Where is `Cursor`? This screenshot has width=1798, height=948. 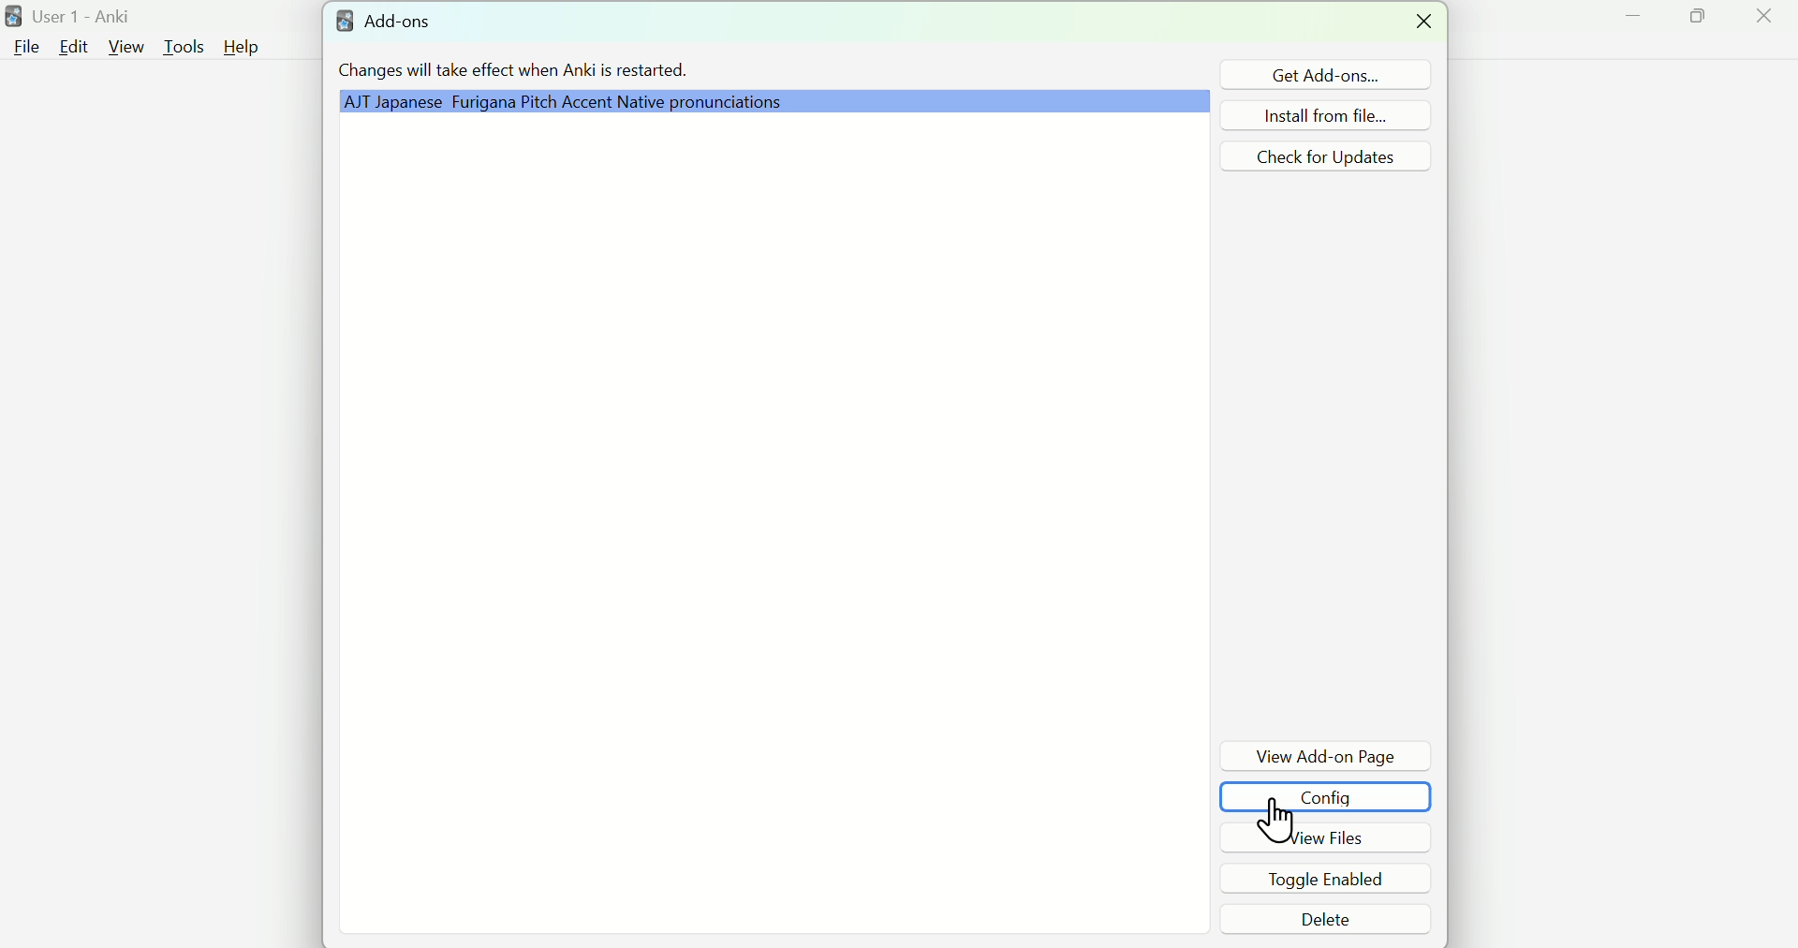
Cursor is located at coordinates (1275, 820).